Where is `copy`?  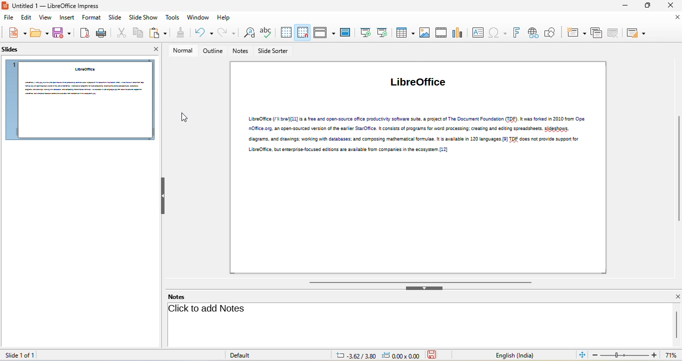
copy is located at coordinates (136, 32).